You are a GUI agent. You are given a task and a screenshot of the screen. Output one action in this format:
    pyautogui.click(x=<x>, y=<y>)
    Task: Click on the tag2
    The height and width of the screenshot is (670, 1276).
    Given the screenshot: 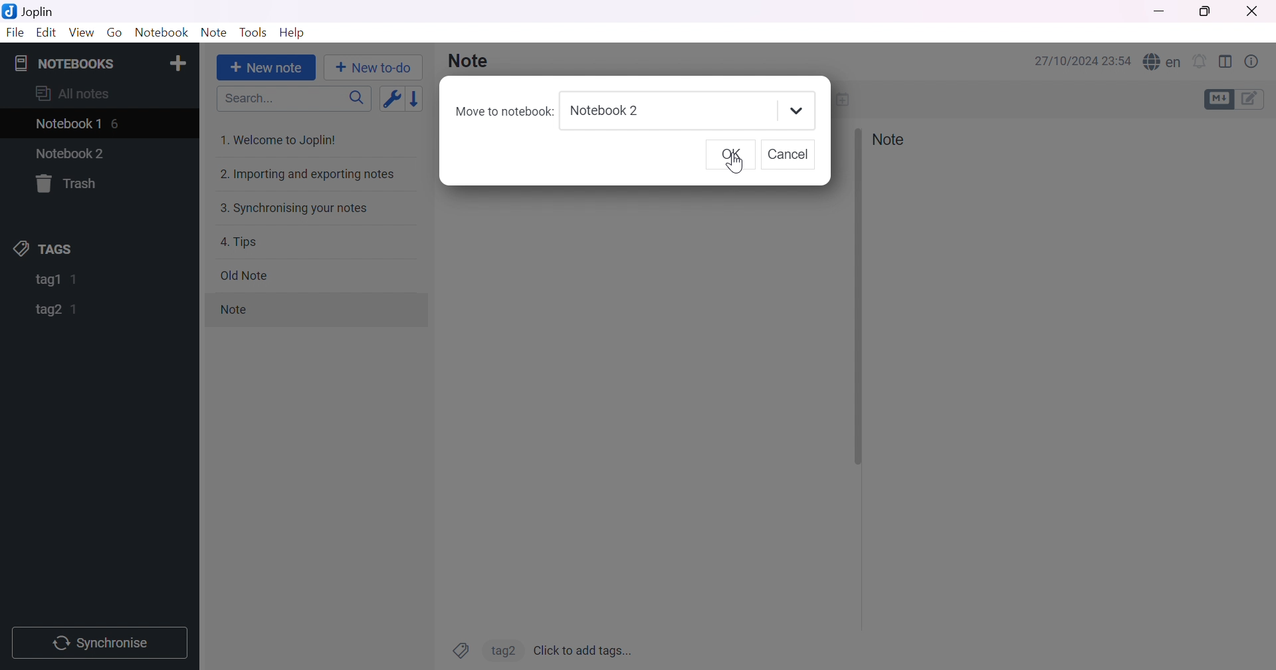 What is the action you would take?
    pyautogui.click(x=502, y=649)
    